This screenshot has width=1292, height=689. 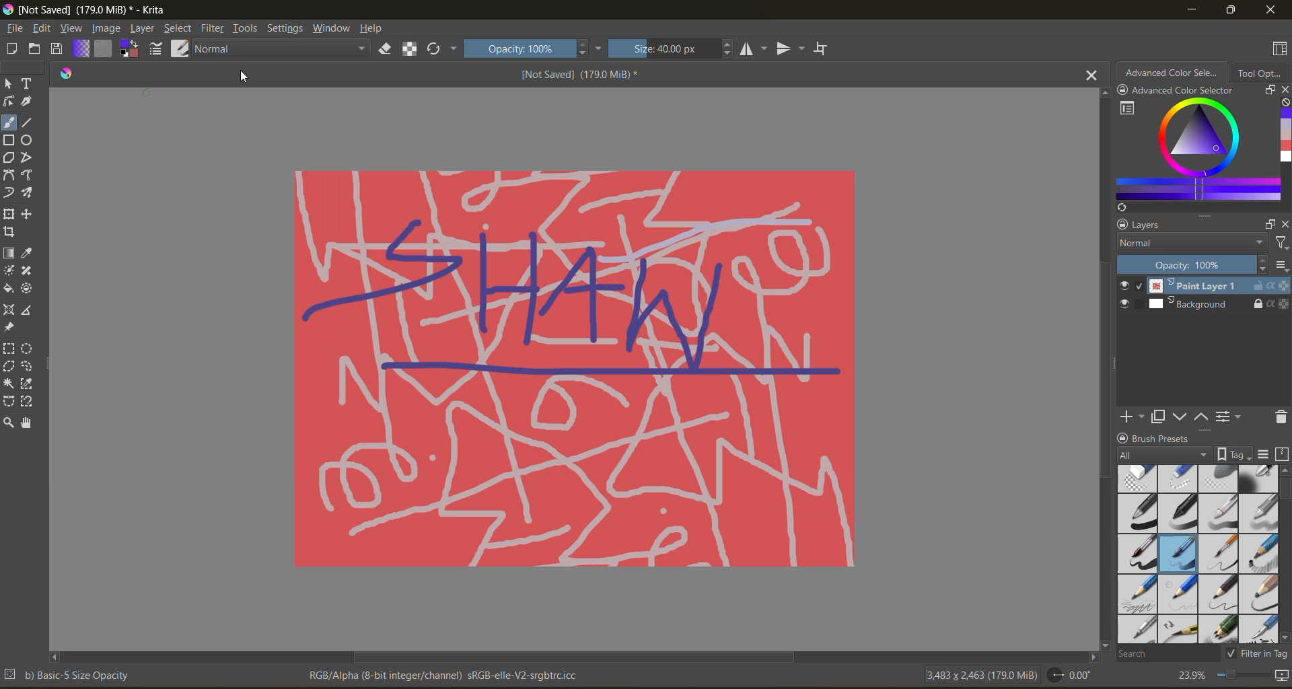 I want to click on map canvas, so click(x=1281, y=677).